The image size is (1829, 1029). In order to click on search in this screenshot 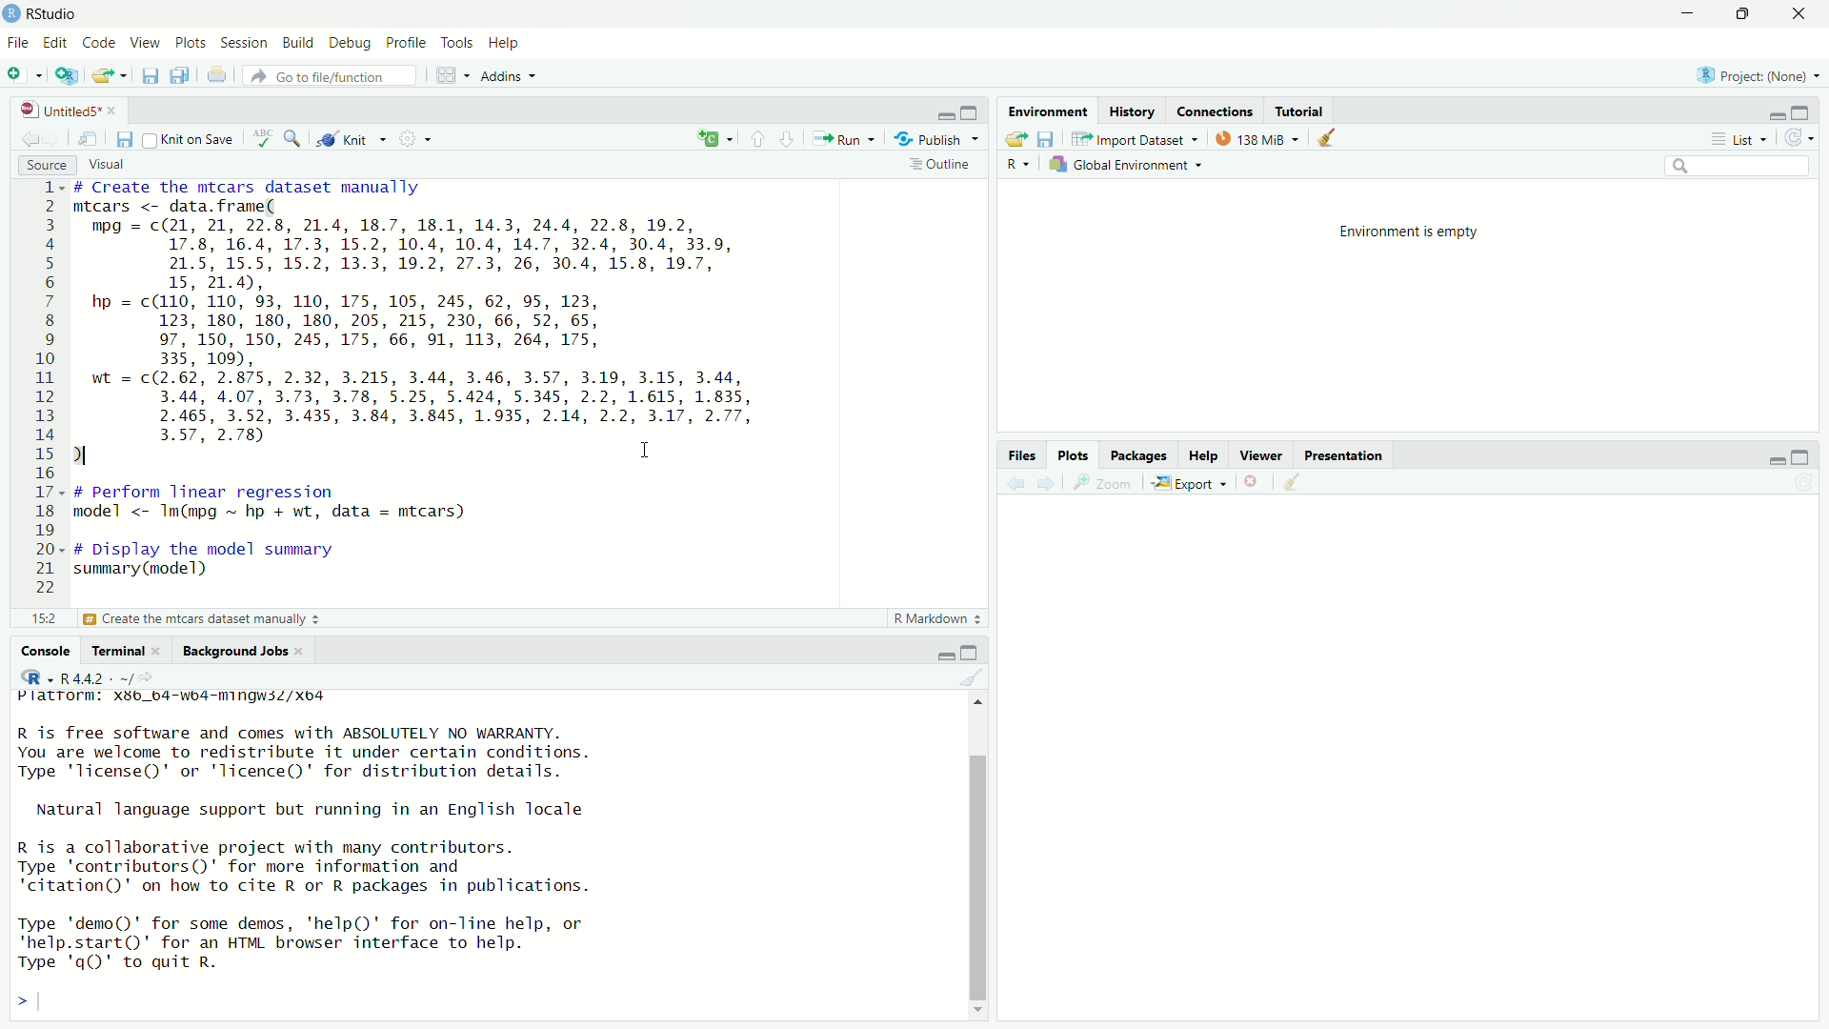, I will do `click(296, 140)`.